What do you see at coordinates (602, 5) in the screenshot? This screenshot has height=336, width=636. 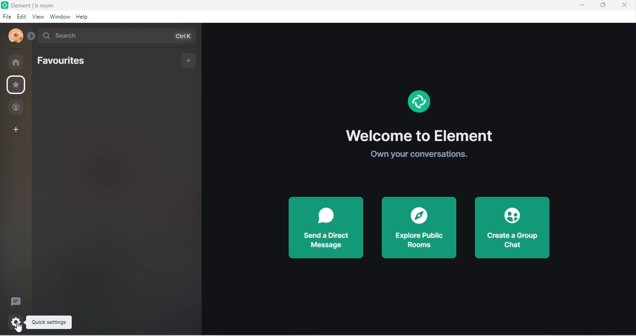 I see `maximize` at bounding box center [602, 5].